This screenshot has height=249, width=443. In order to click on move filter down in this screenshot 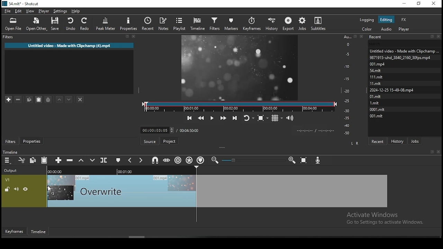, I will do `click(68, 99)`.